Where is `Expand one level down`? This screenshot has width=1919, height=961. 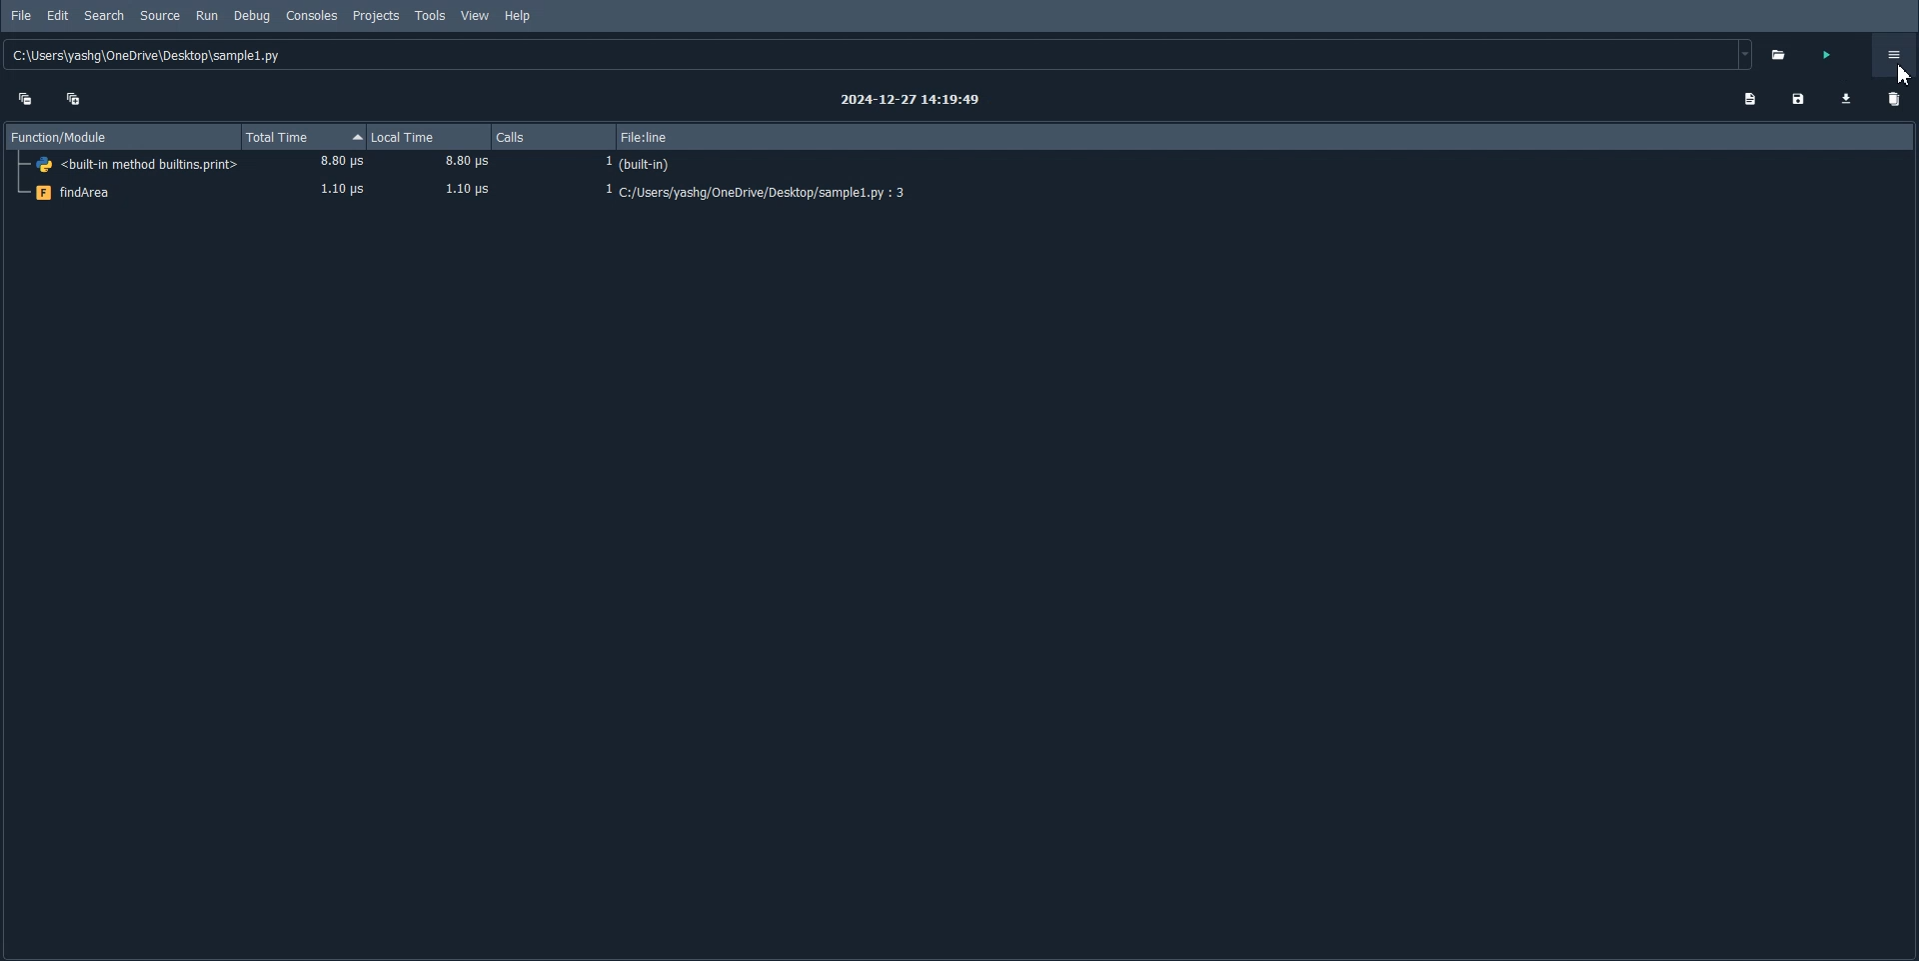
Expand one level down is located at coordinates (75, 97).